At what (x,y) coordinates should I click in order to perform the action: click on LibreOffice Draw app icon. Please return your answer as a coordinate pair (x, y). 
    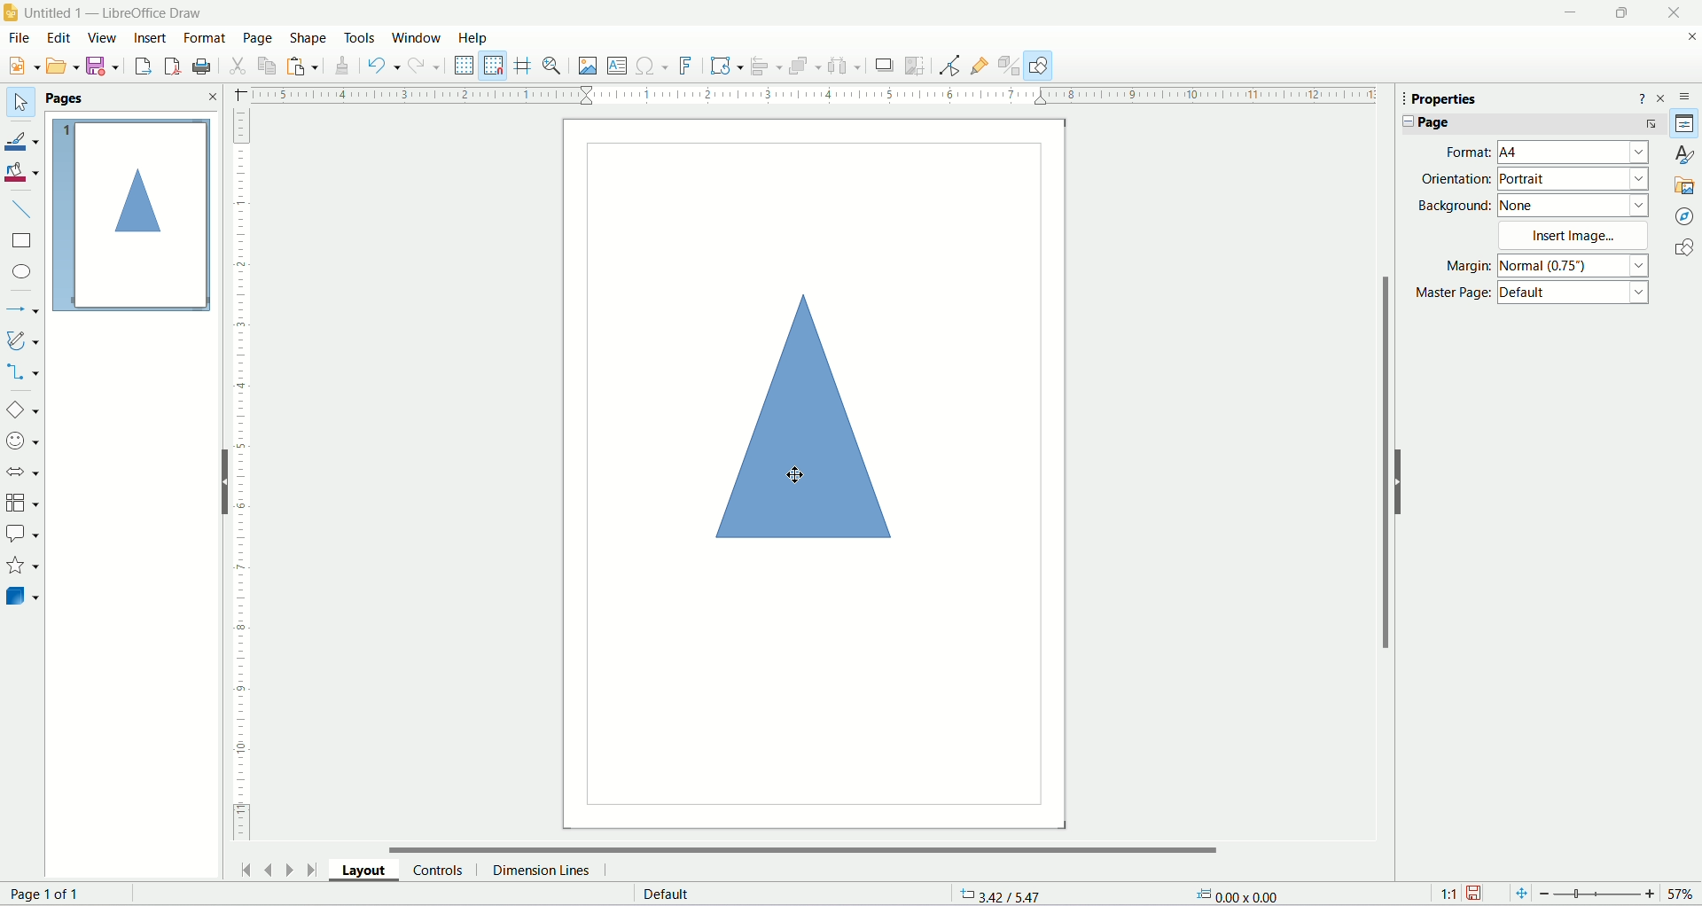
    Looking at the image, I should click on (11, 11).